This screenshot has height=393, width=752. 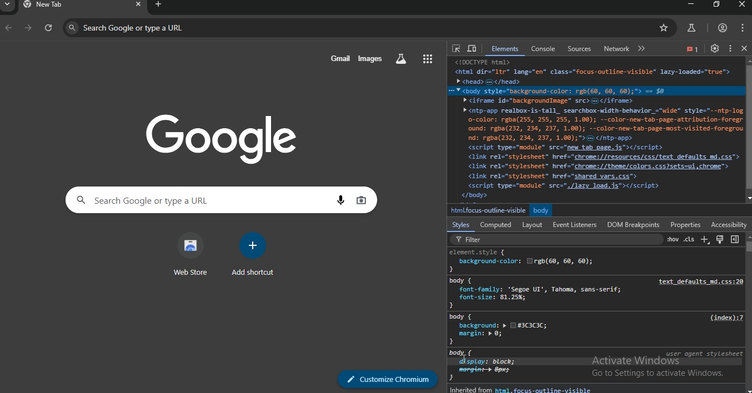 What do you see at coordinates (8, 28) in the screenshot?
I see `backward` at bounding box center [8, 28].